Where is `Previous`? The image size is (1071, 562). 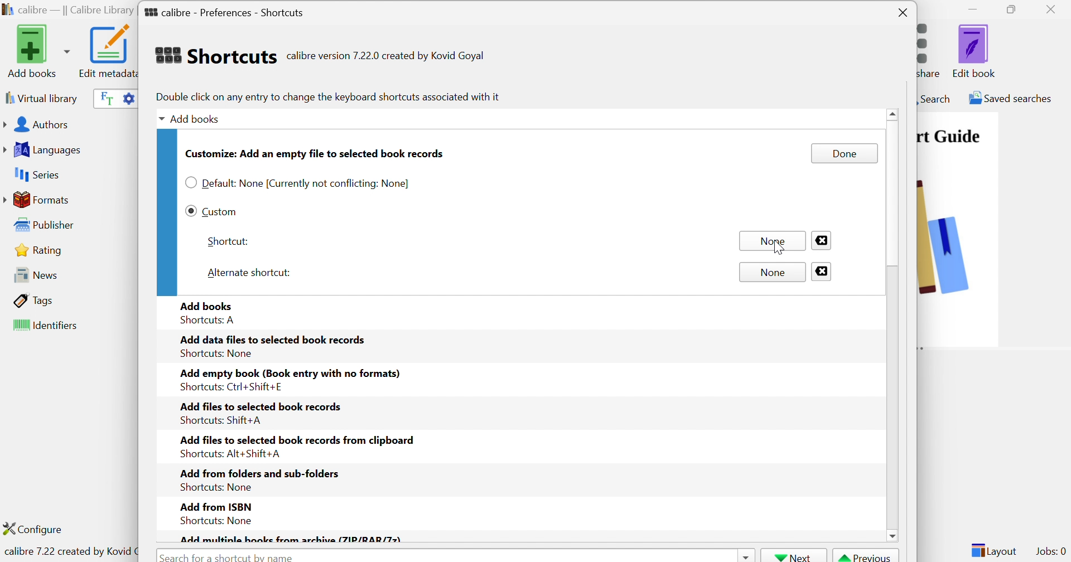 Previous is located at coordinates (866, 556).